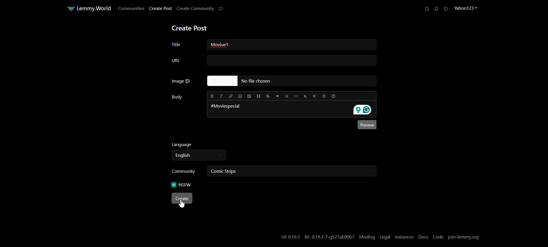 The width and height of the screenshot is (548, 247). What do you see at coordinates (225, 106) in the screenshot?
I see `#Moviespecial` at bounding box center [225, 106].